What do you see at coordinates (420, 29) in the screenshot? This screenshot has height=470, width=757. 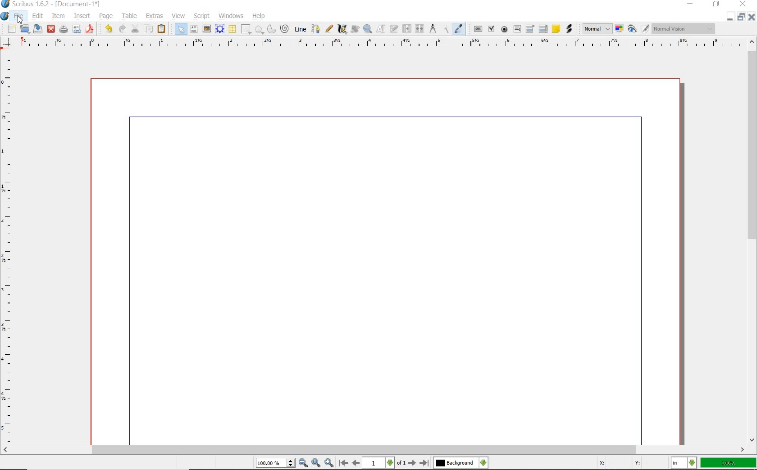 I see `unlink text frames` at bounding box center [420, 29].